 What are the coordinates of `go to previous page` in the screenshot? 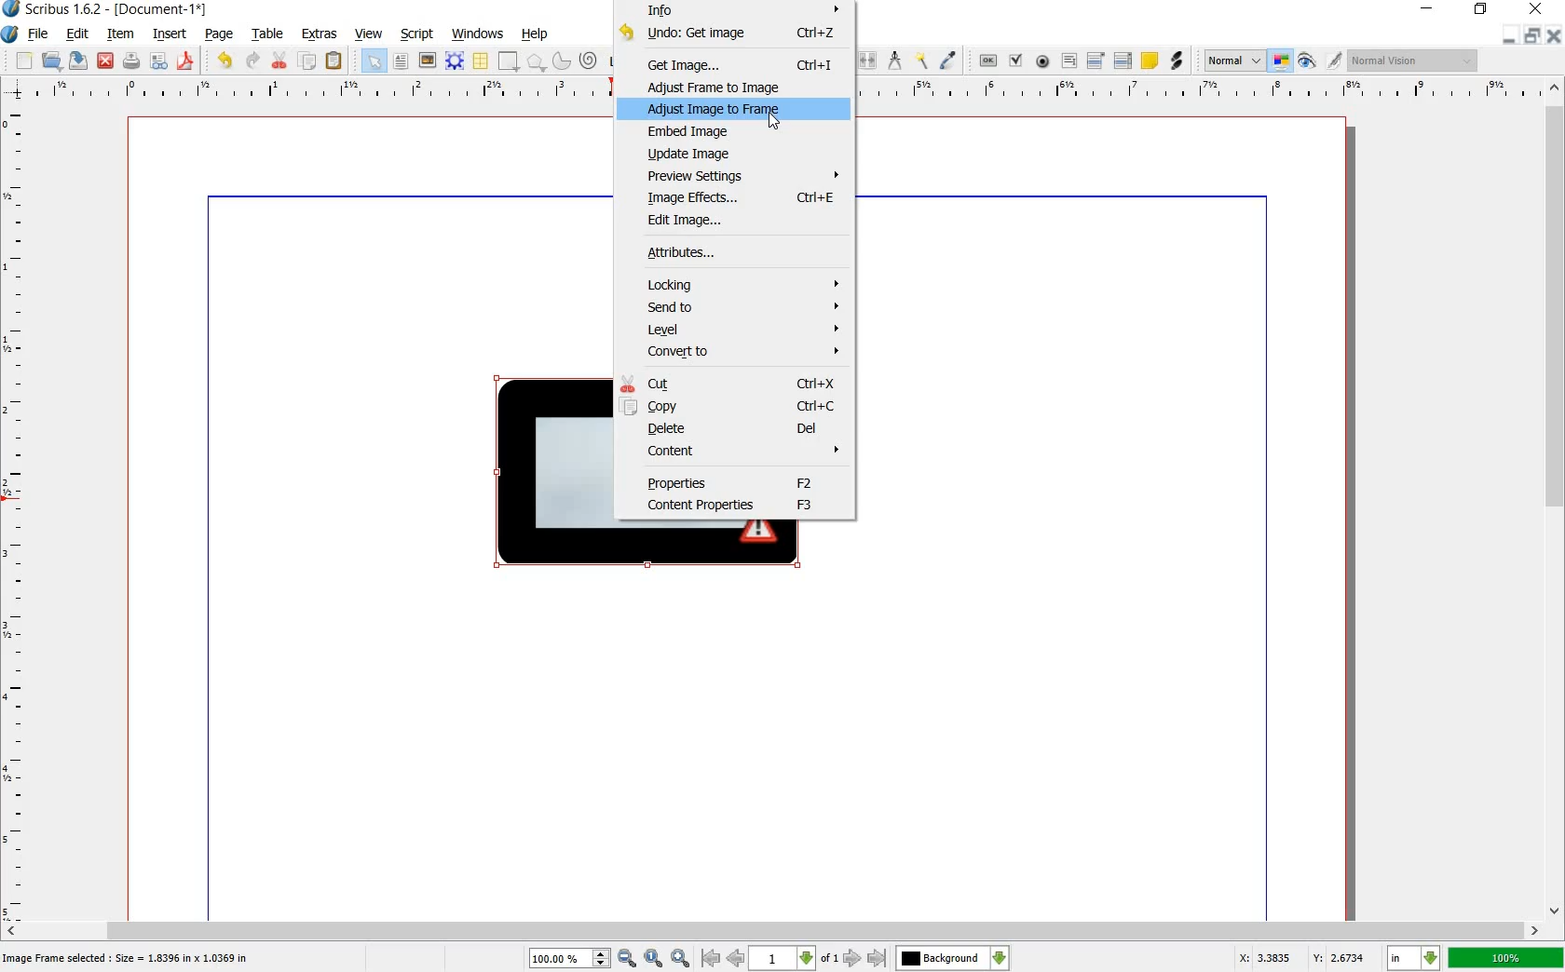 It's located at (735, 957).